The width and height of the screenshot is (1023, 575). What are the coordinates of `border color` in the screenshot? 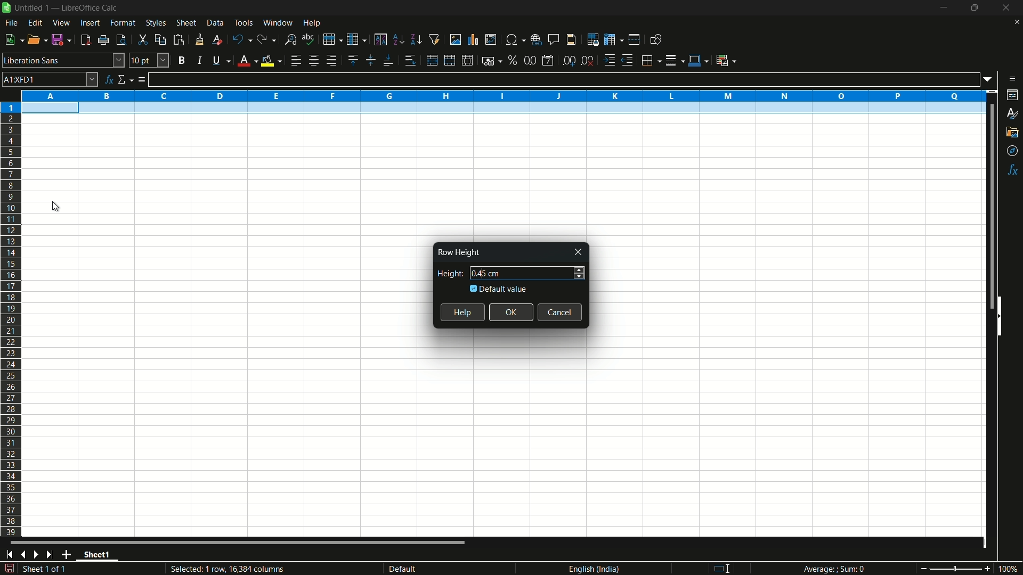 It's located at (698, 59).